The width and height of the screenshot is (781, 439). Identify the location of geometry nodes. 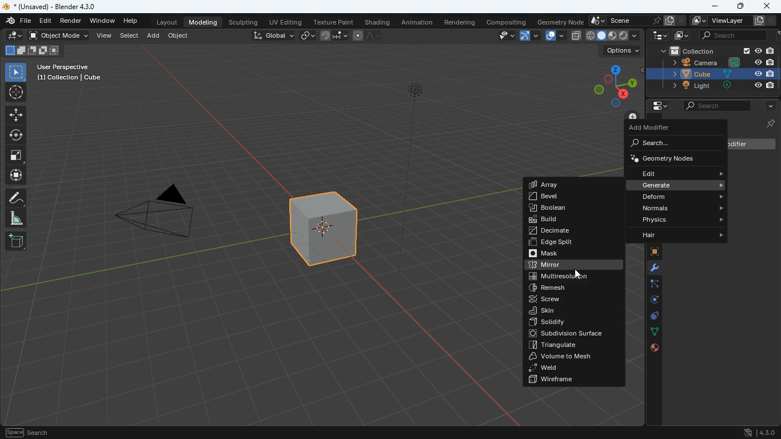
(672, 158).